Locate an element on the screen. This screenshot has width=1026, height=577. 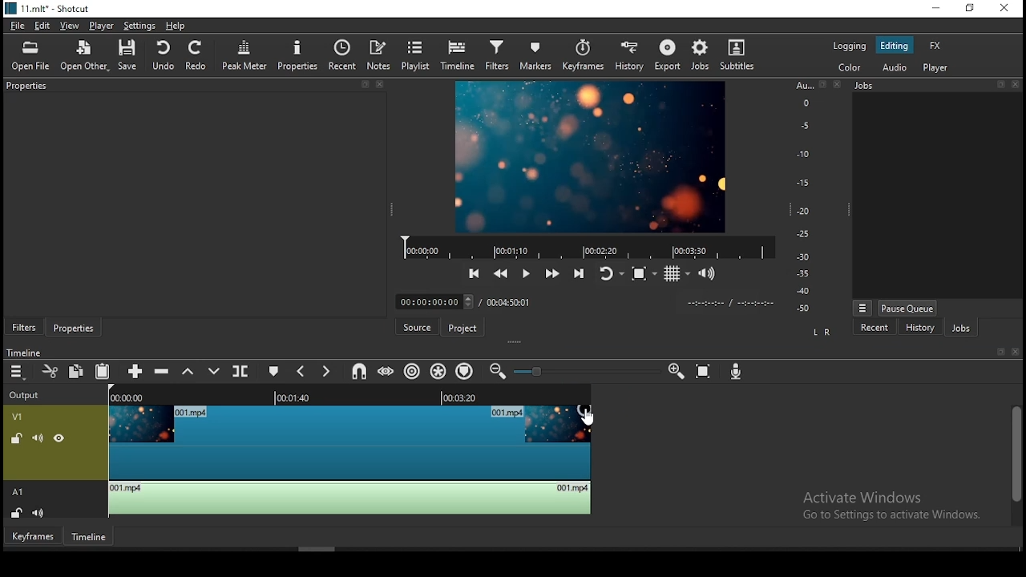
zoom timeline is located at coordinates (676, 371).